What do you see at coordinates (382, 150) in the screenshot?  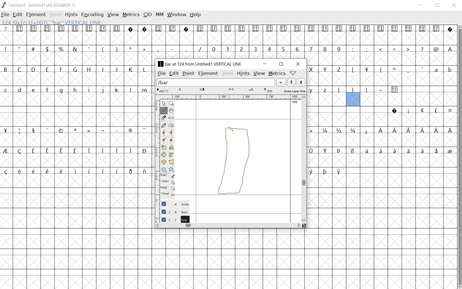 I see `special letters` at bounding box center [382, 150].